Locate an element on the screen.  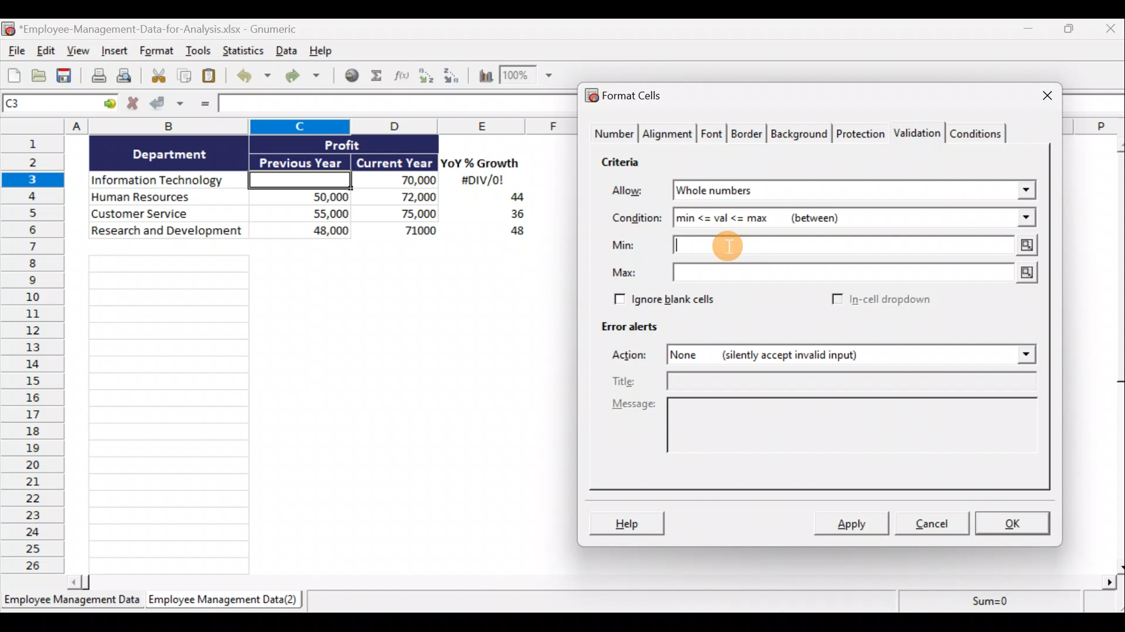
Employee Management Data(2) is located at coordinates (221, 602).